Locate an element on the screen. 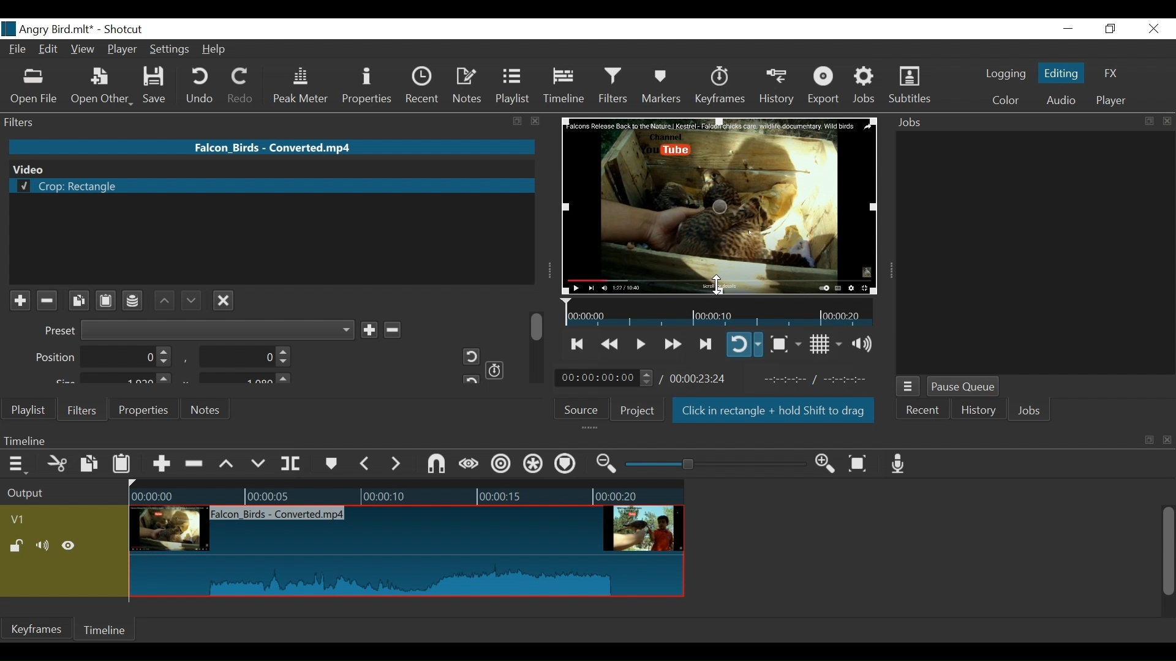 The width and height of the screenshot is (1176, 661). Player is located at coordinates (123, 51).